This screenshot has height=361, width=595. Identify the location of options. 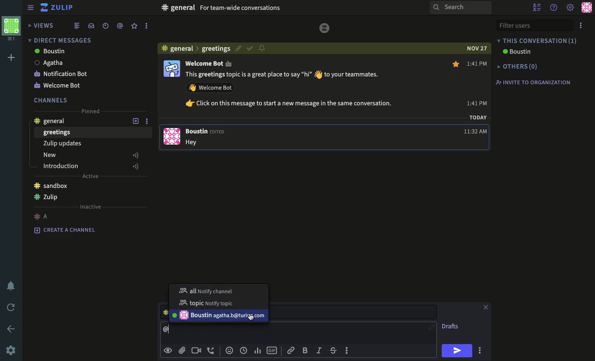
(347, 350).